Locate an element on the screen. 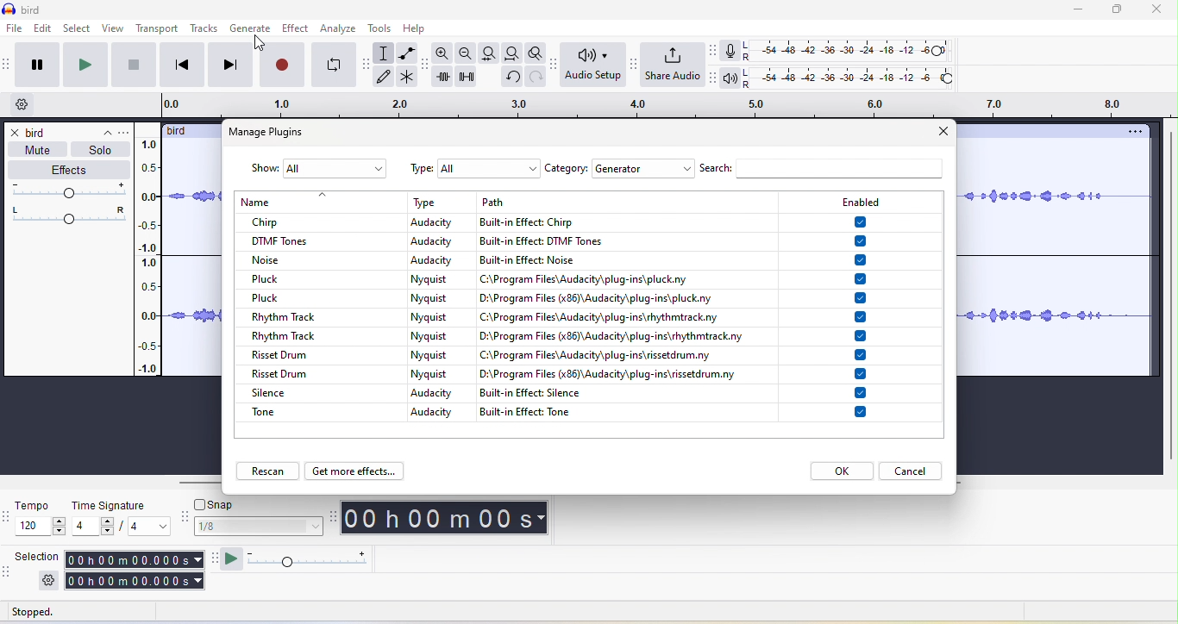 The height and width of the screenshot is (624, 1178). record meter is located at coordinates (732, 52).